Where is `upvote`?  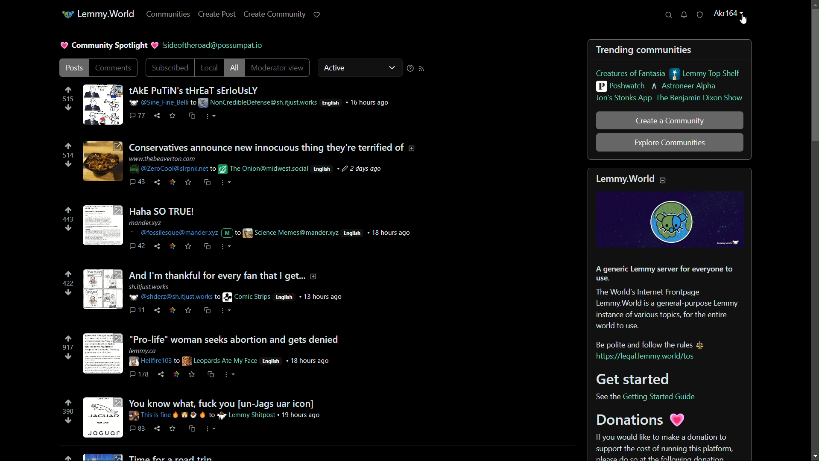
upvote is located at coordinates (69, 340).